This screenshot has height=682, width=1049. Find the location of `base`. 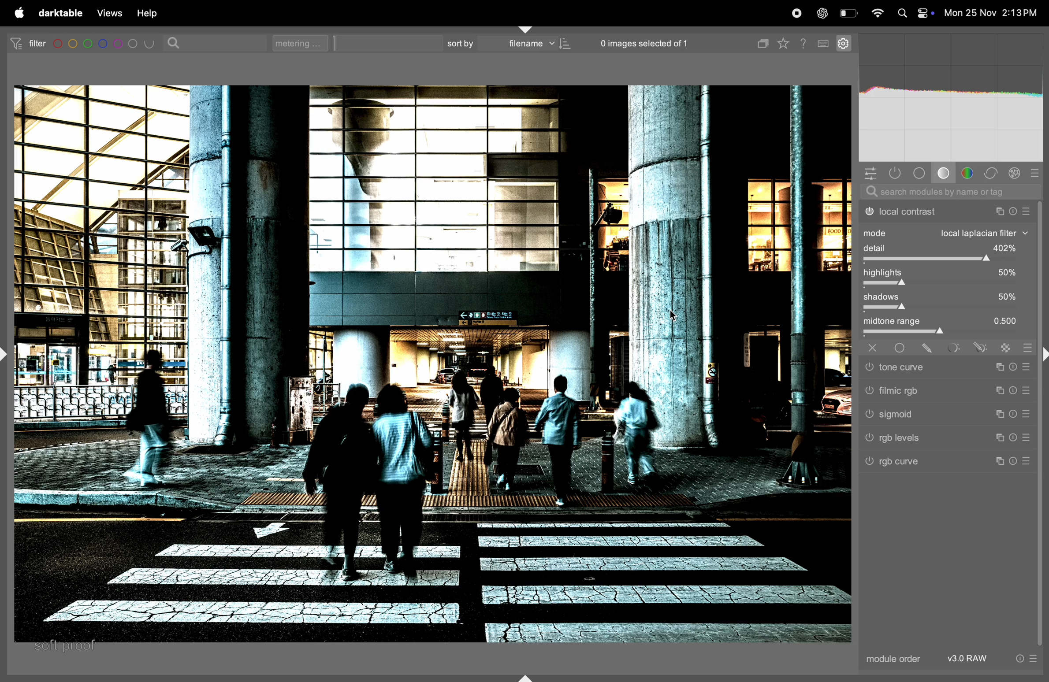

base is located at coordinates (943, 173).